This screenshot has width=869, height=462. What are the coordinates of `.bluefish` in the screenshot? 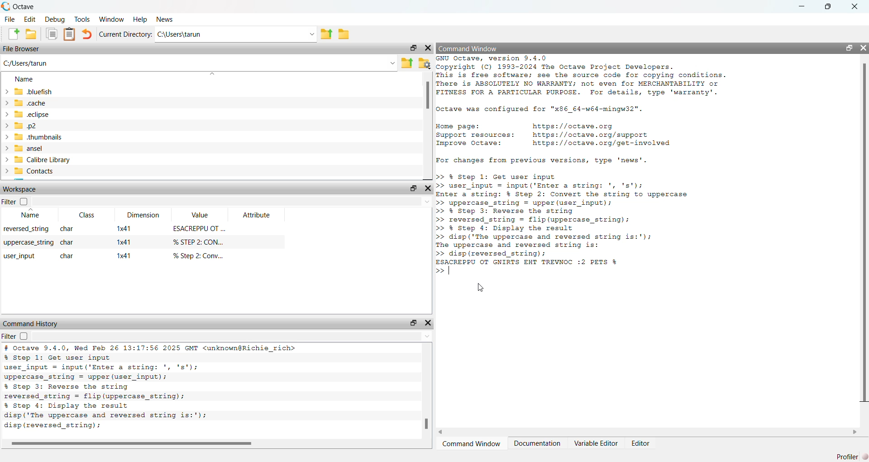 It's located at (65, 91).